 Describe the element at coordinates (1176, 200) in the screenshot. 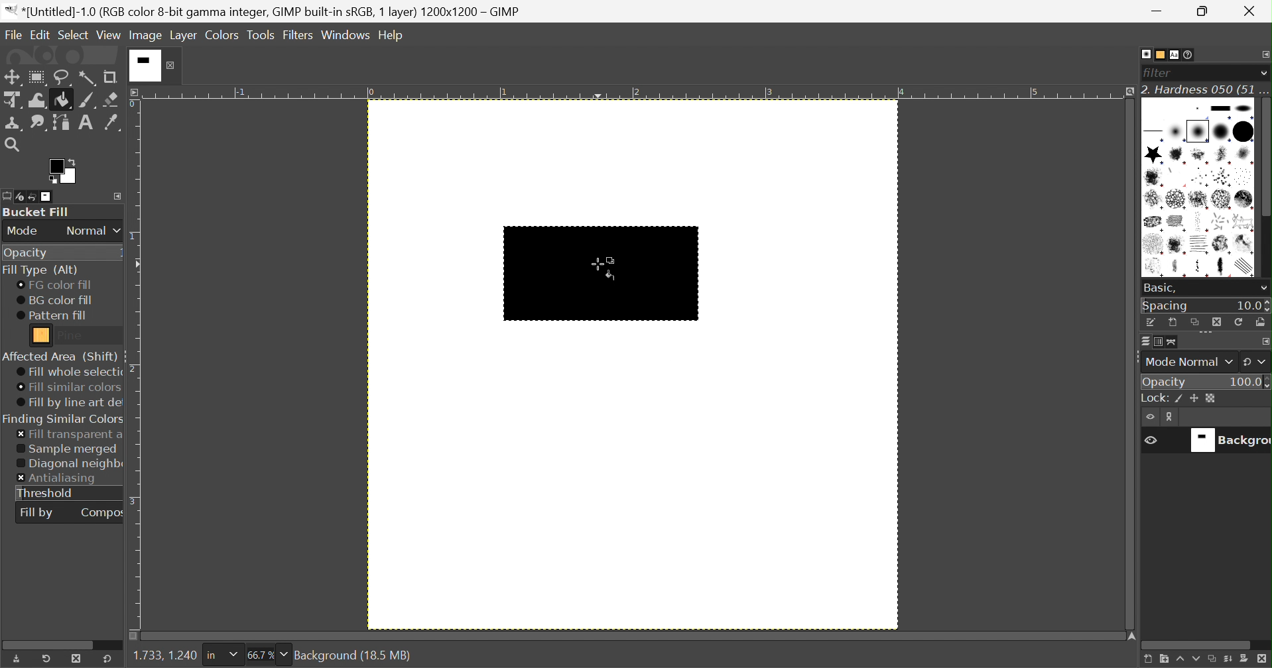

I see `Cell 02` at that location.